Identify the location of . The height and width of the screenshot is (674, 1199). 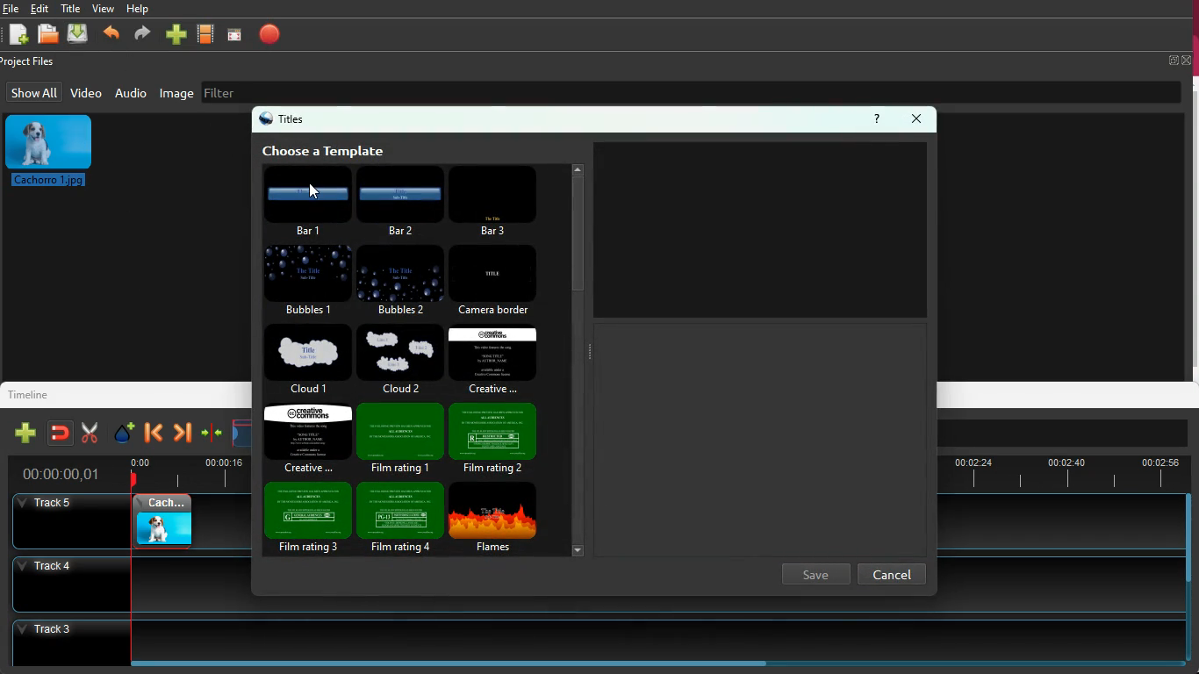
(62, 475).